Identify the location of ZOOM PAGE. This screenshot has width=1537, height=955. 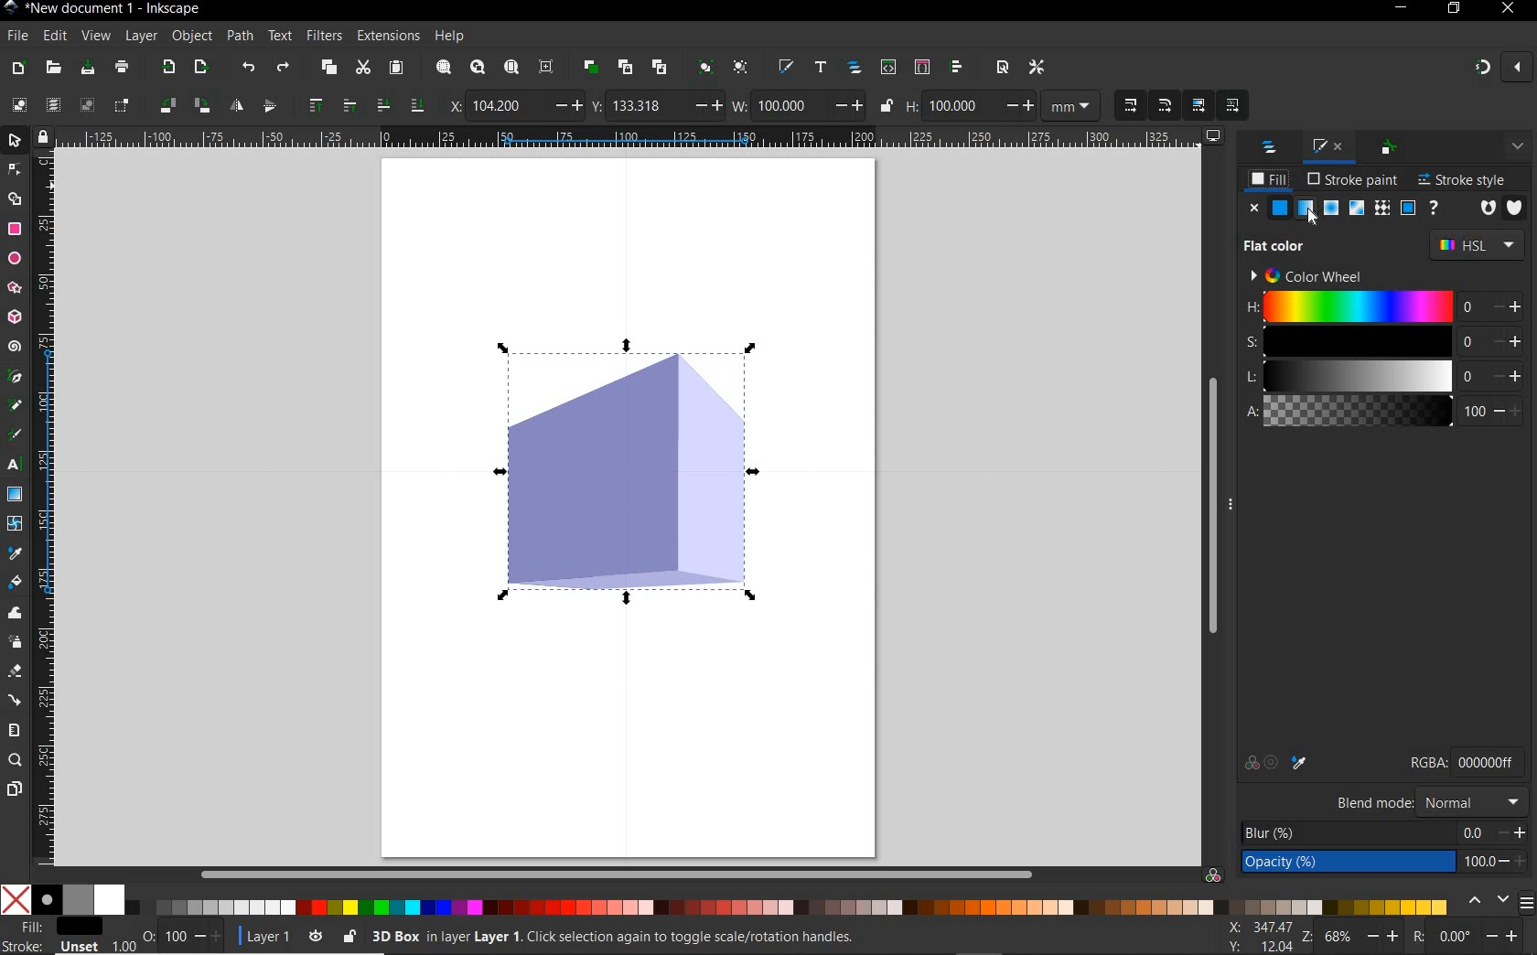
(511, 69).